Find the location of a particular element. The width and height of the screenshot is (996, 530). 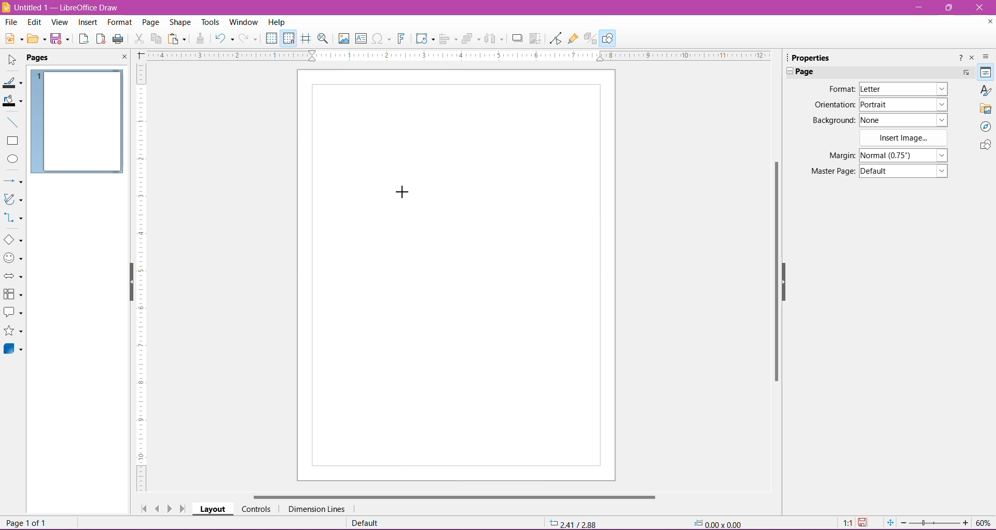

Ruler is located at coordinates (140, 278).